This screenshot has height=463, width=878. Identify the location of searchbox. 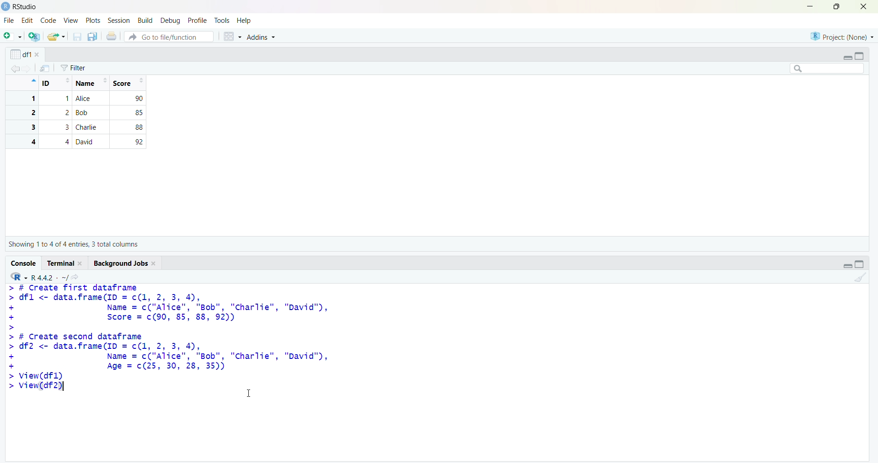
(828, 68).